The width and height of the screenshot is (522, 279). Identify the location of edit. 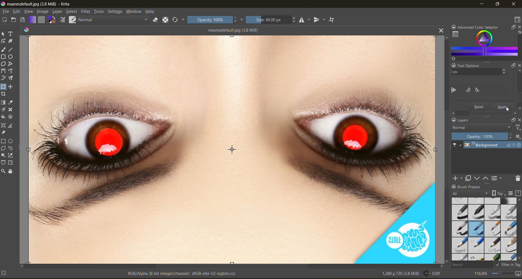
(17, 11).